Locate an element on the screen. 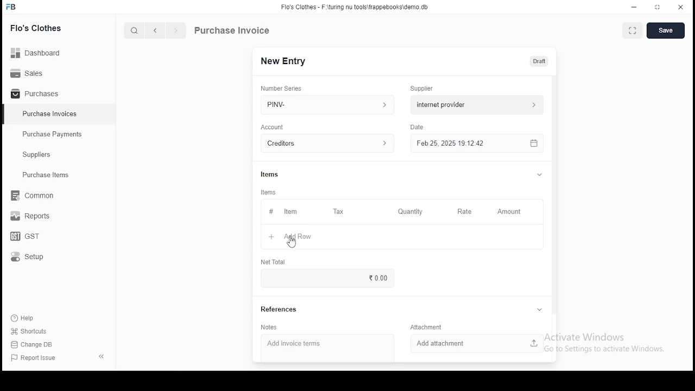 This screenshot has width=695, height=391. net total is located at coordinates (273, 261).